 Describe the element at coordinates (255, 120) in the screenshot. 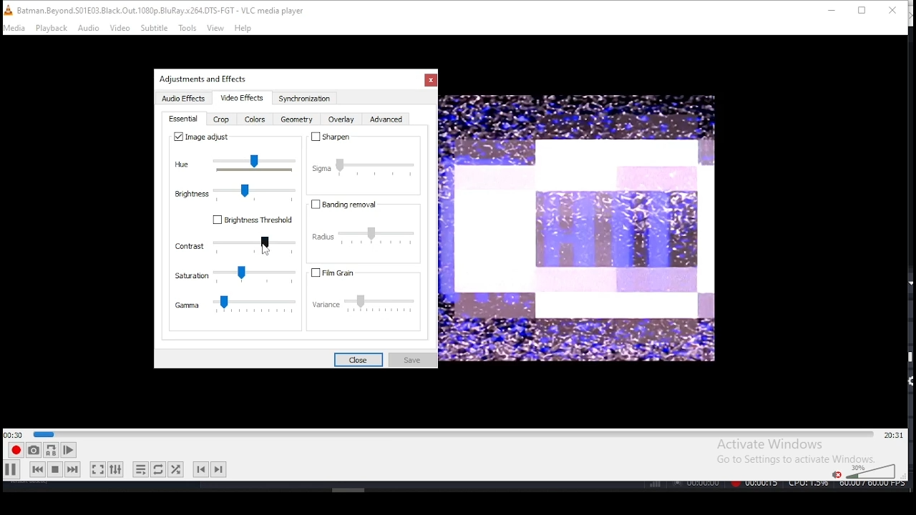

I see `color` at that location.